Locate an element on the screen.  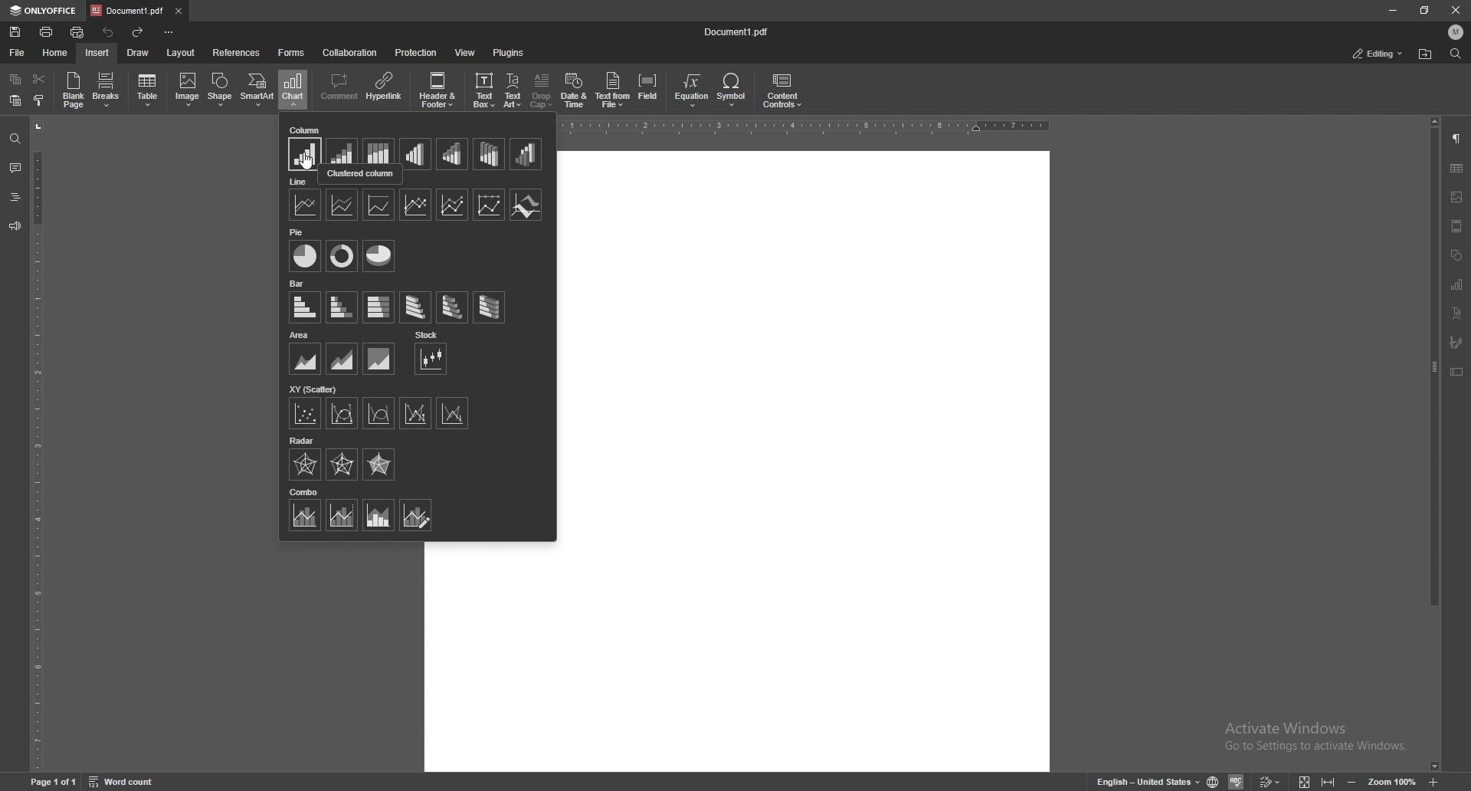
View is located at coordinates (1302, 783).